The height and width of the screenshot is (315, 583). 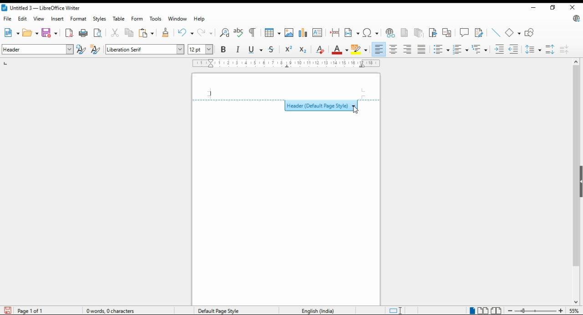 What do you see at coordinates (564, 49) in the screenshot?
I see `decrease paragraph spacing` at bounding box center [564, 49].